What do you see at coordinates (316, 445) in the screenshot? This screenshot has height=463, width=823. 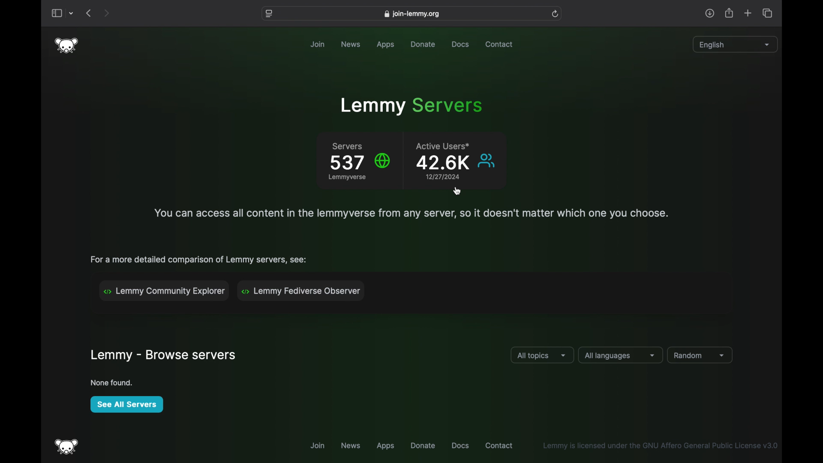 I see `join` at bounding box center [316, 445].